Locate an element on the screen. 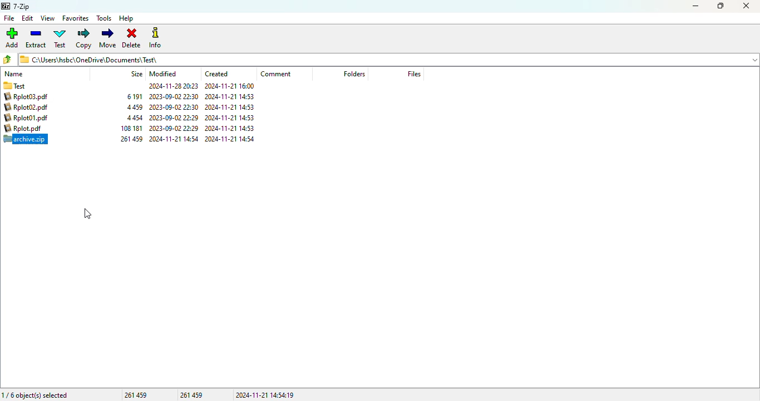 The width and height of the screenshot is (760, 401). close is located at coordinates (746, 6).